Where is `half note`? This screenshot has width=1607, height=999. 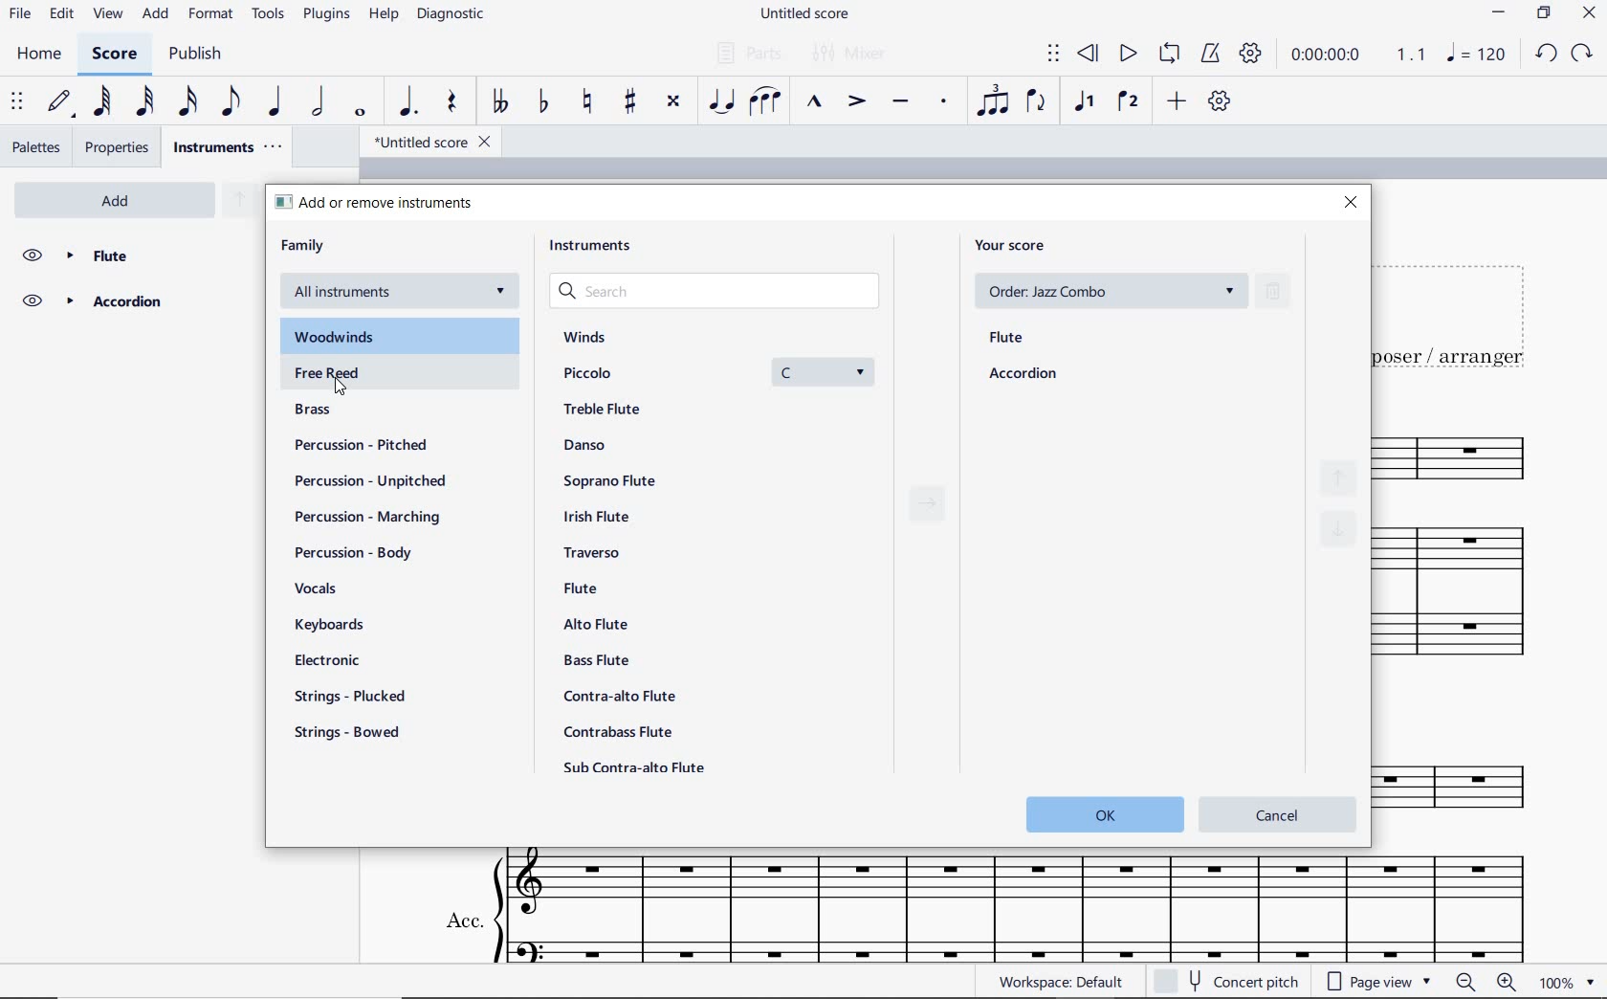 half note is located at coordinates (320, 102).